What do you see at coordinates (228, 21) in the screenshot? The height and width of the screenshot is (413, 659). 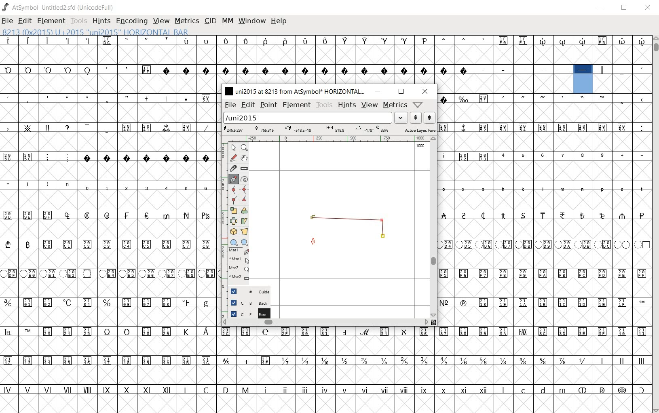 I see `MM` at bounding box center [228, 21].